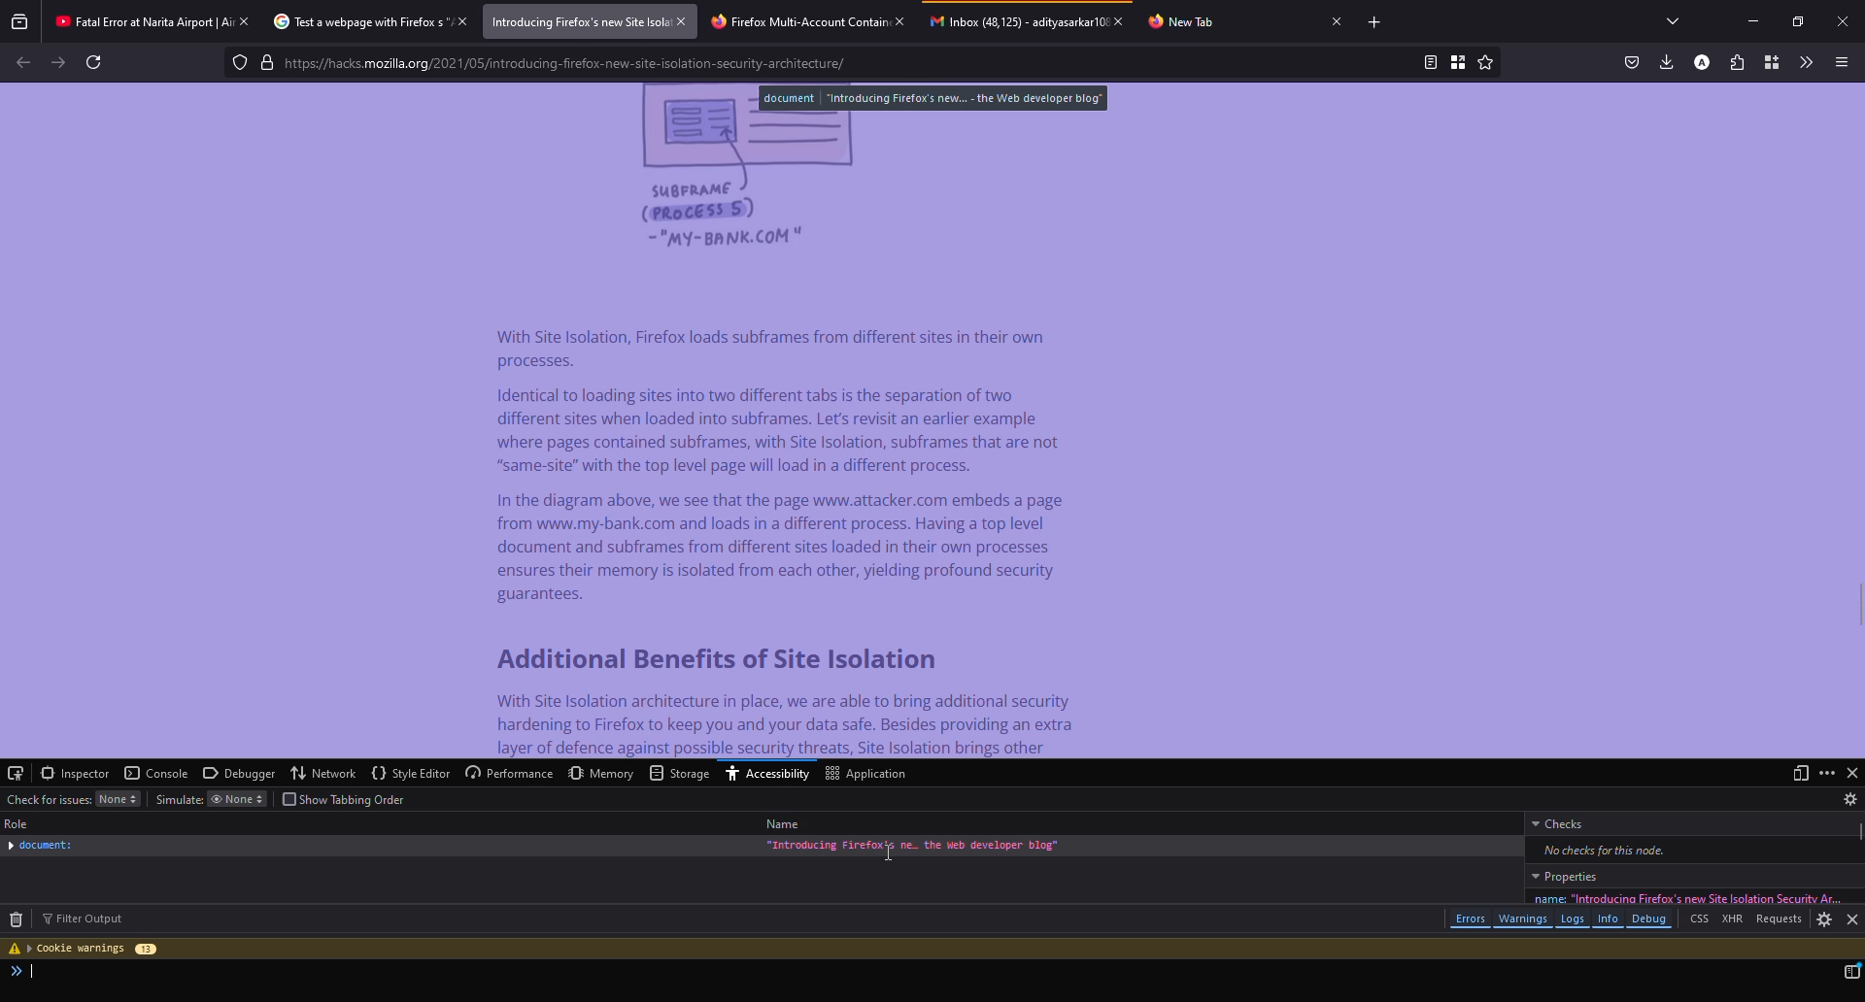 The height and width of the screenshot is (1002, 1865). What do you see at coordinates (902, 20) in the screenshot?
I see `close` at bounding box center [902, 20].